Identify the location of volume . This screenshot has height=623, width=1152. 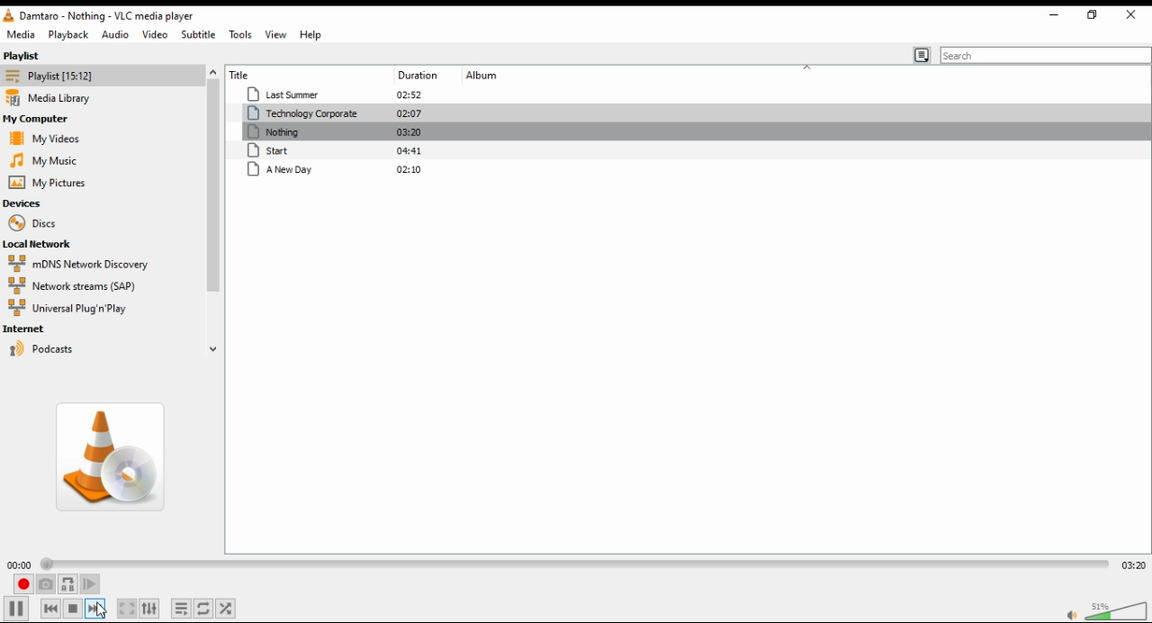
(1120, 610).